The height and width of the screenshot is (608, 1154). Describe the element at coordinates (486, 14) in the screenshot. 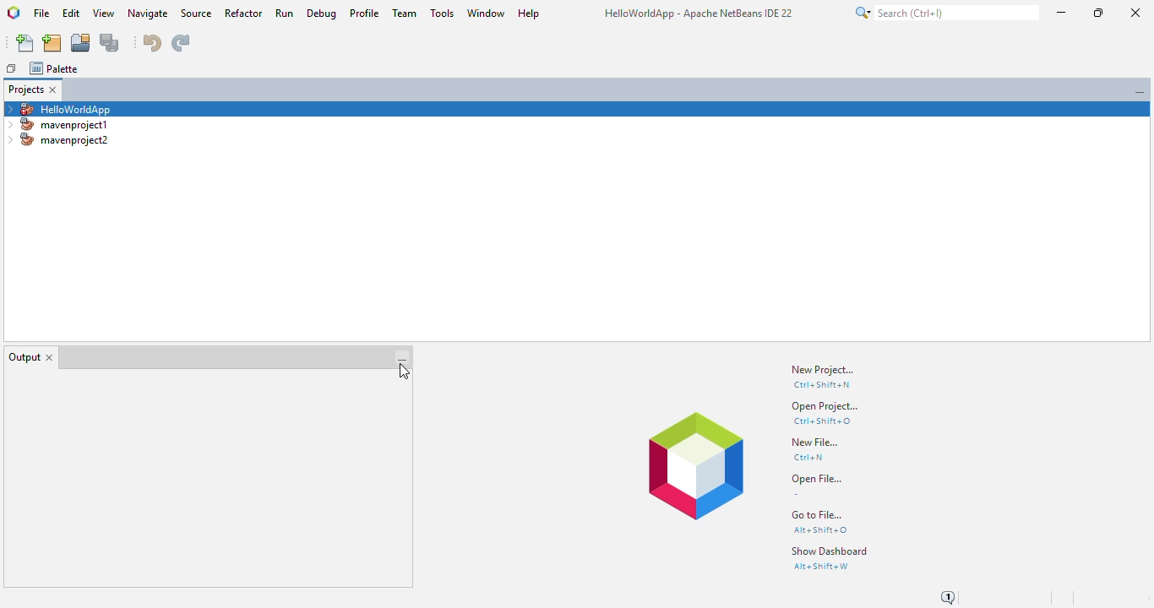

I see `window` at that location.